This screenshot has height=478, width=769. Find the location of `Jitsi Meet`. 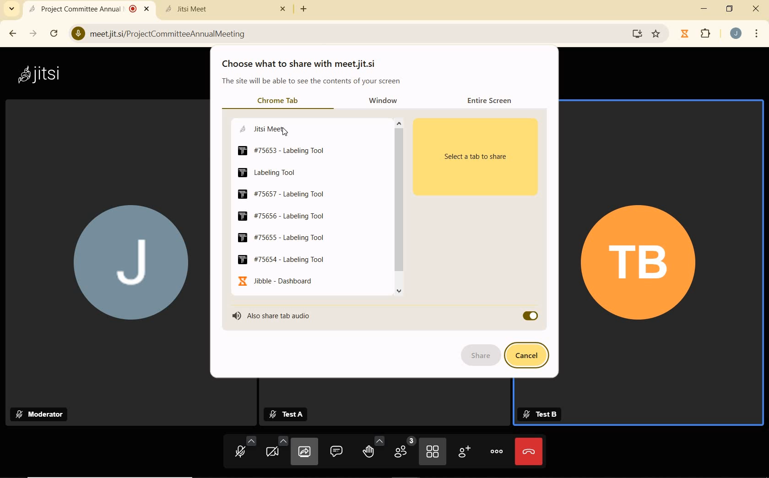

Jitsi Meet is located at coordinates (260, 128).